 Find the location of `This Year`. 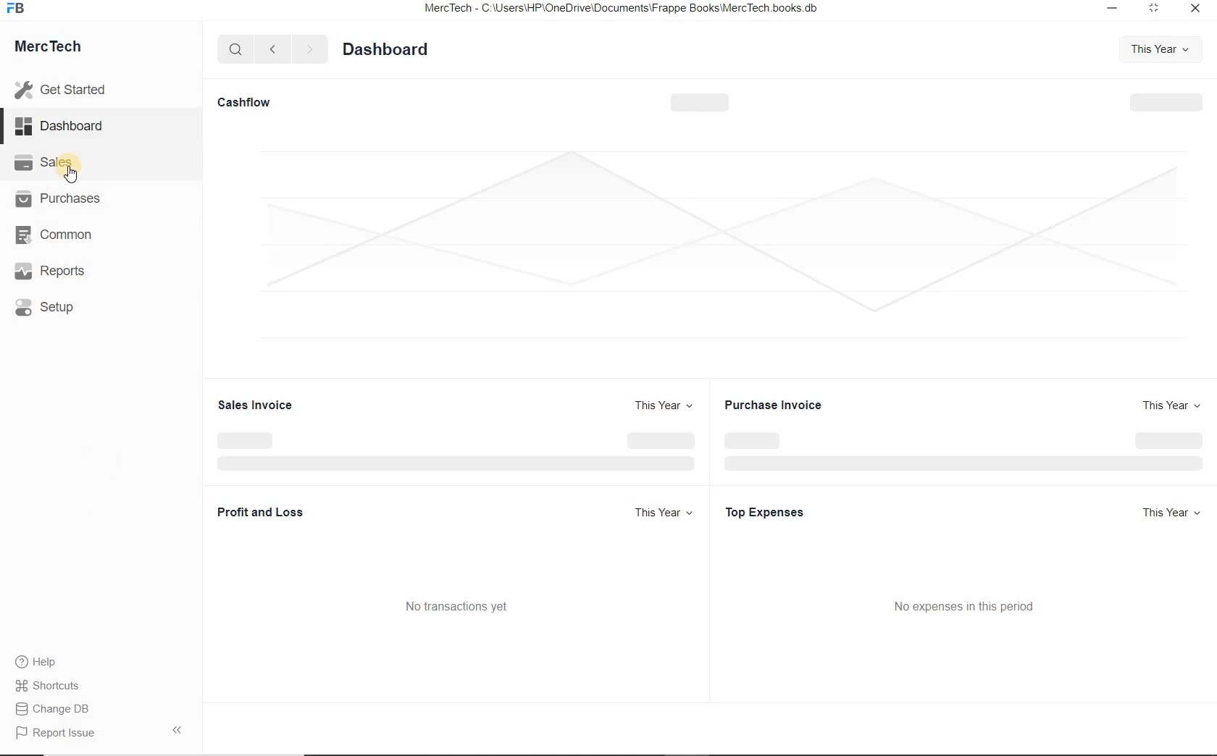

This Year is located at coordinates (1156, 50).